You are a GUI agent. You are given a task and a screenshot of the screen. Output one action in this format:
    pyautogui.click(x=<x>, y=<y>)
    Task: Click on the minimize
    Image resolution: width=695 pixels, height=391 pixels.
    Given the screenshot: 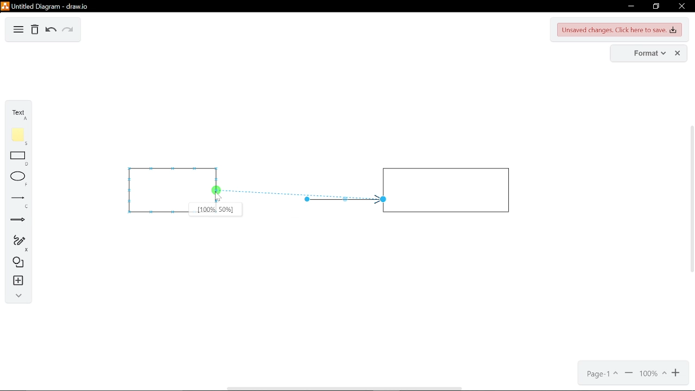 What is the action you would take?
    pyautogui.click(x=633, y=6)
    